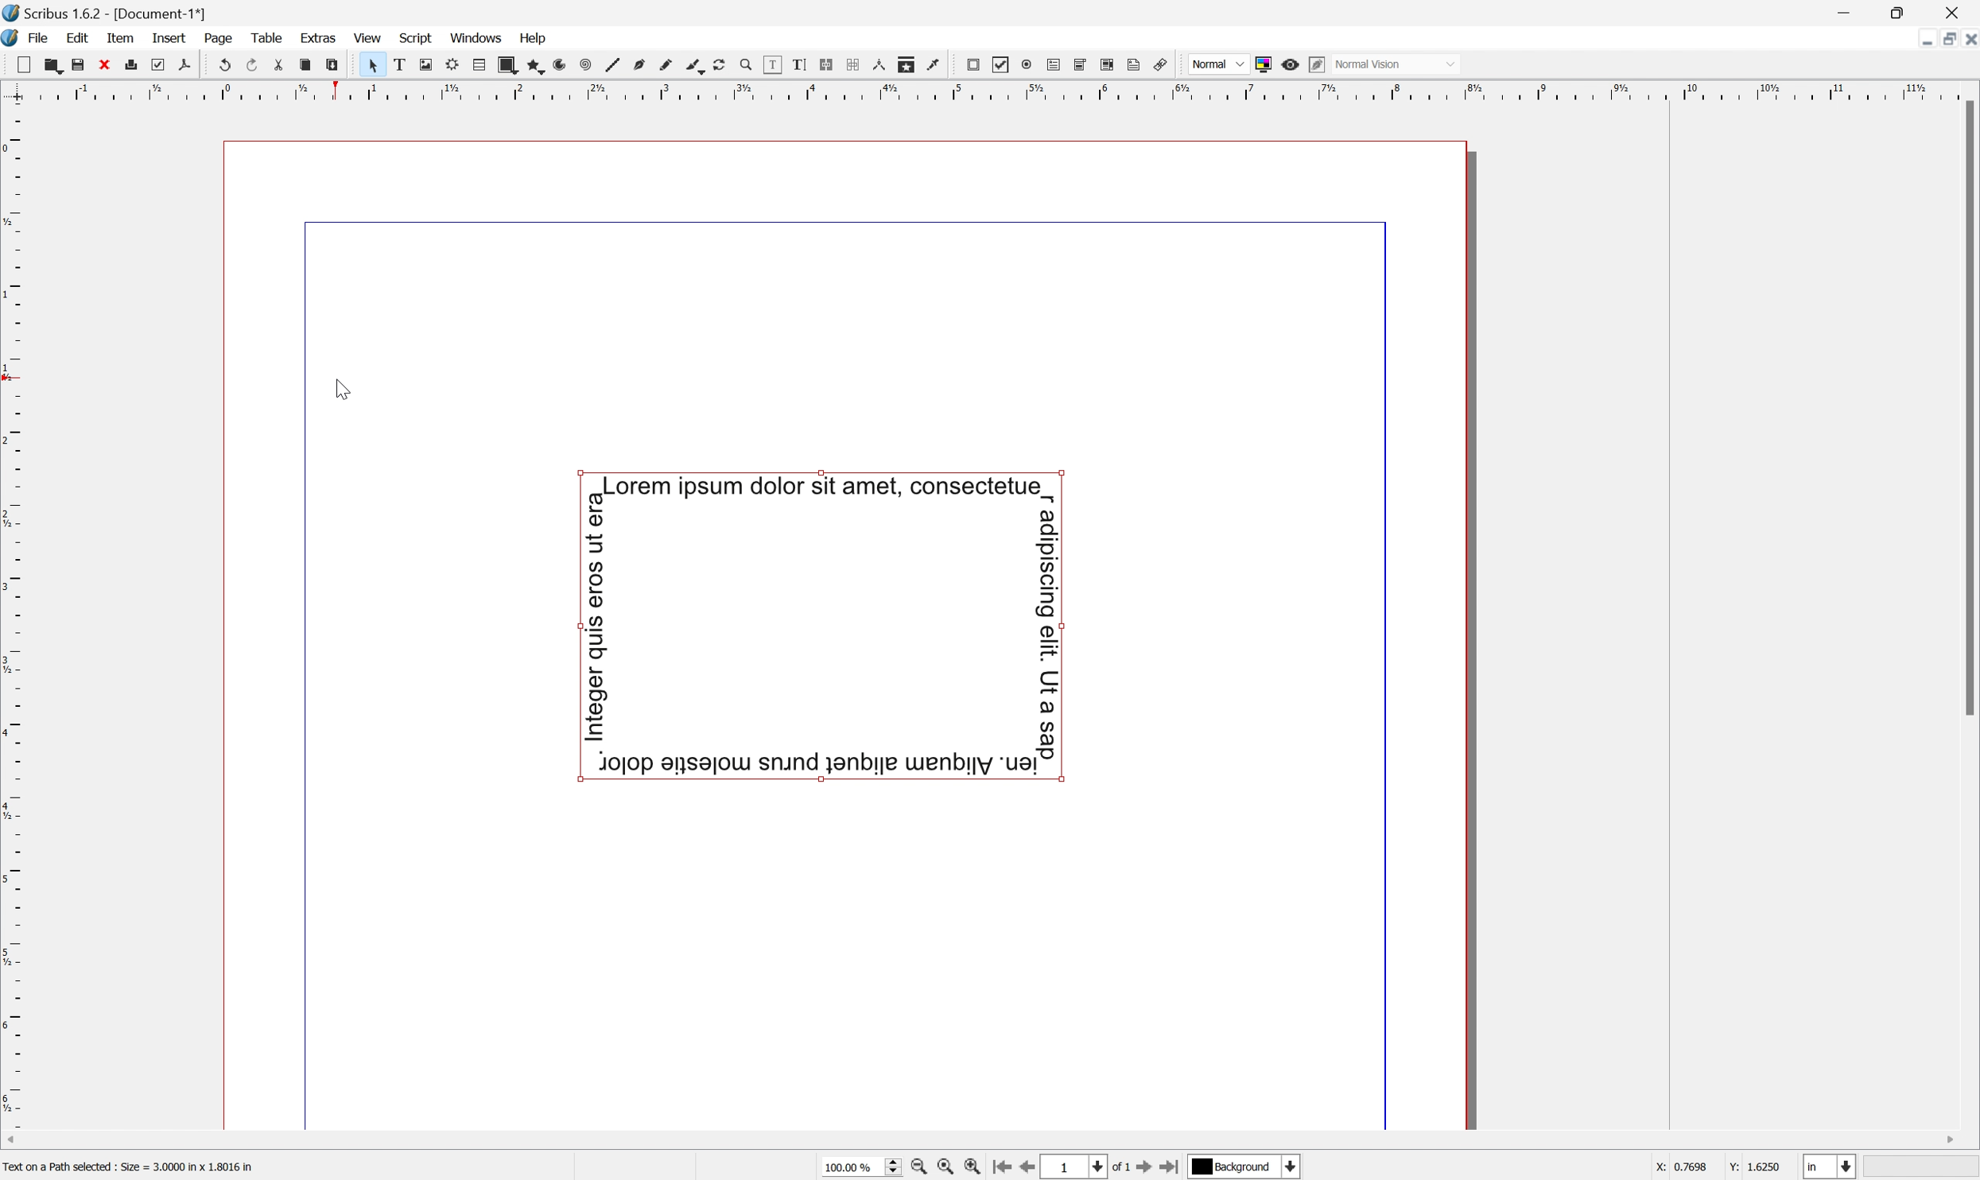 This screenshot has height=1180, width=1980. I want to click on View, so click(370, 37).